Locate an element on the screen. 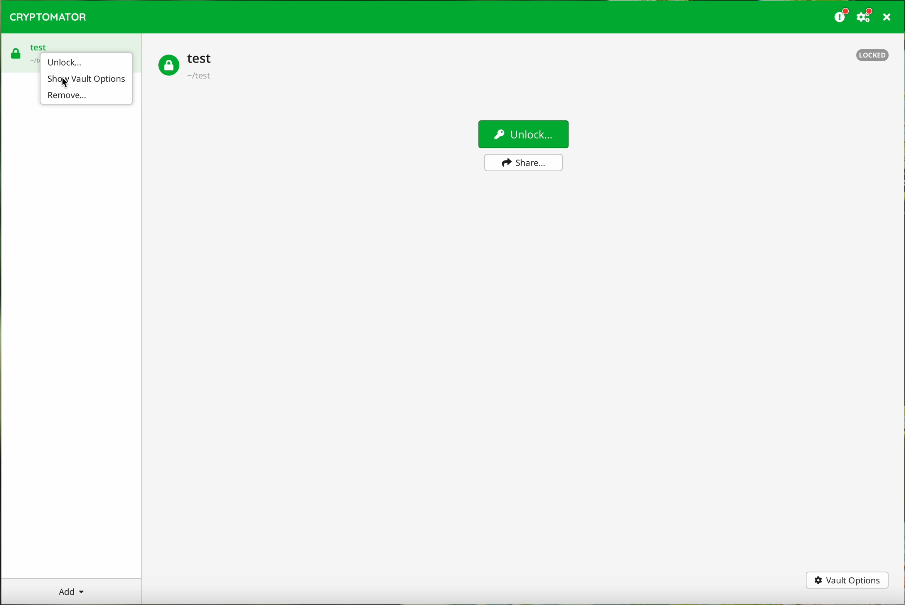 This screenshot has width=905, height=605. test vault is located at coordinates (186, 67).